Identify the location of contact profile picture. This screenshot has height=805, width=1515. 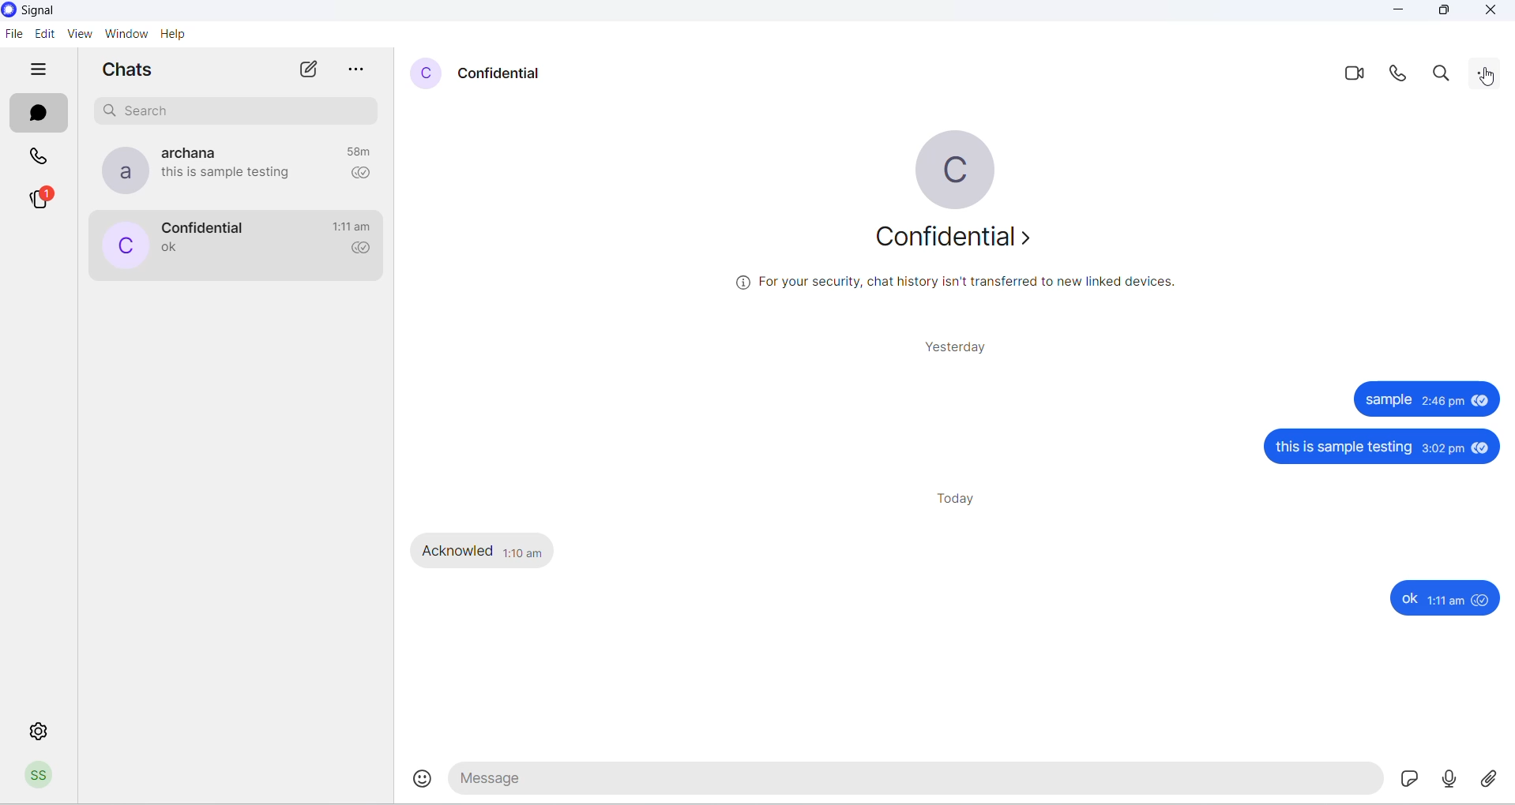
(427, 73).